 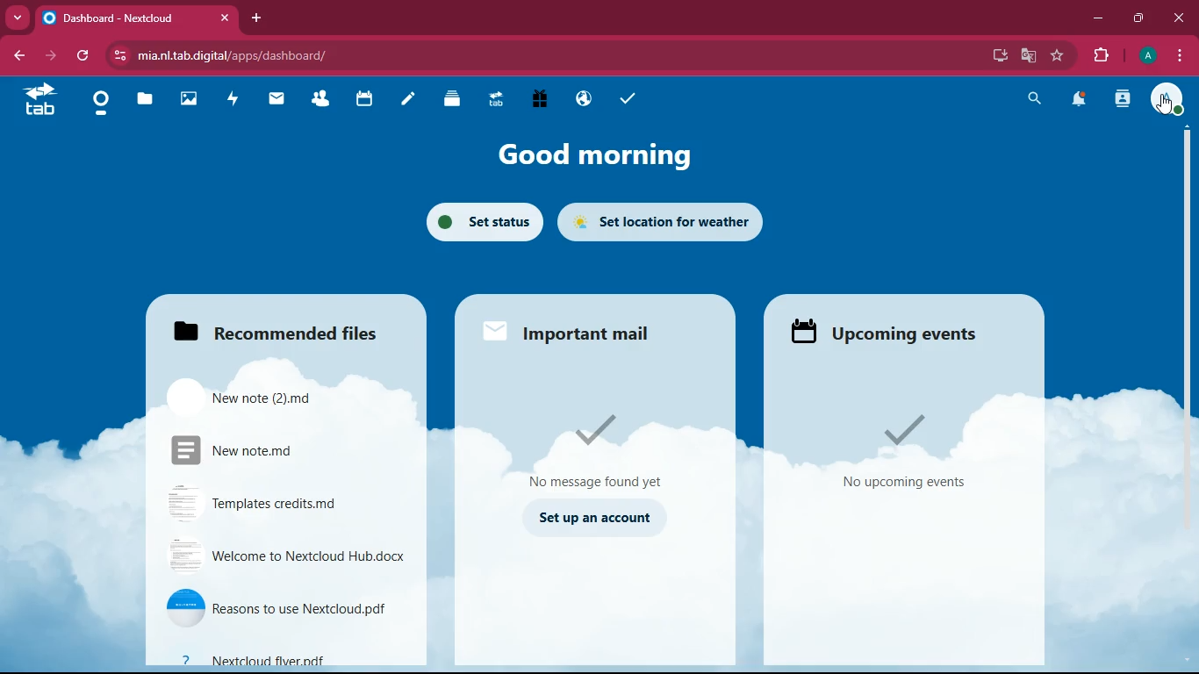 What do you see at coordinates (39, 99) in the screenshot?
I see `tab` at bounding box center [39, 99].